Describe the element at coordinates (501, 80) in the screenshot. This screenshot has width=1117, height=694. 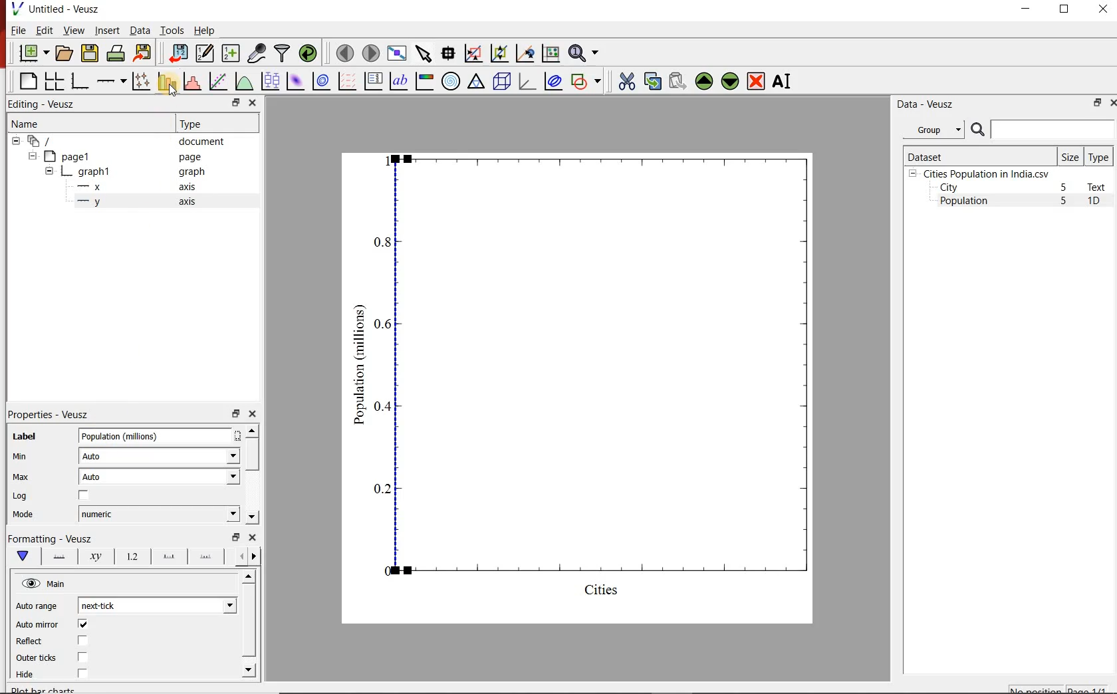
I see `3d scene` at that location.